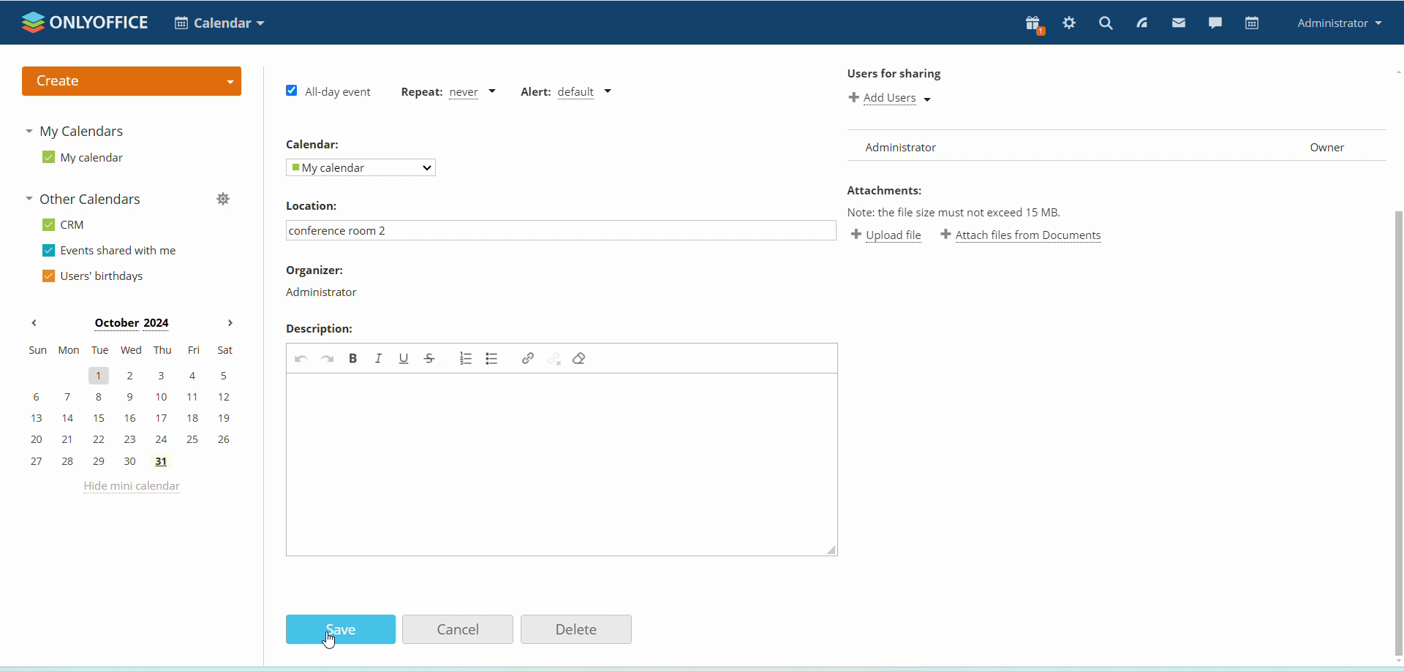  What do you see at coordinates (1395, 74) in the screenshot?
I see `scroll up` at bounding box center [1395, 74].